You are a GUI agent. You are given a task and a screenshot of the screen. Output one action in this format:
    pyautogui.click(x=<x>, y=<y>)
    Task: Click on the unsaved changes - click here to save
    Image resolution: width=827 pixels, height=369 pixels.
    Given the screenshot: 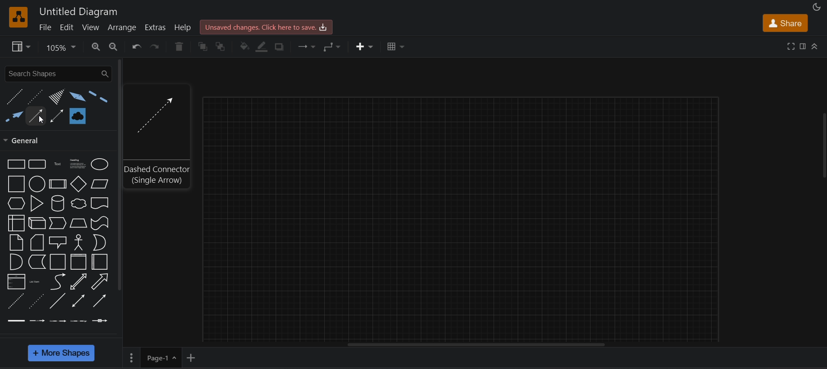 What is the action you would take?
    pyautogui.click(x=267, y=26)
    